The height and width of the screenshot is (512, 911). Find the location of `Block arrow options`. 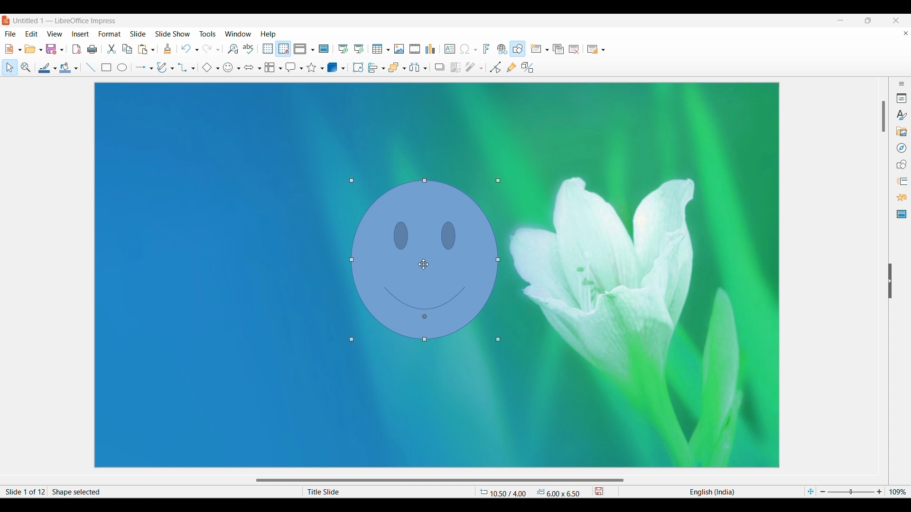

Block arrow options is located at coordinates (260, 68).